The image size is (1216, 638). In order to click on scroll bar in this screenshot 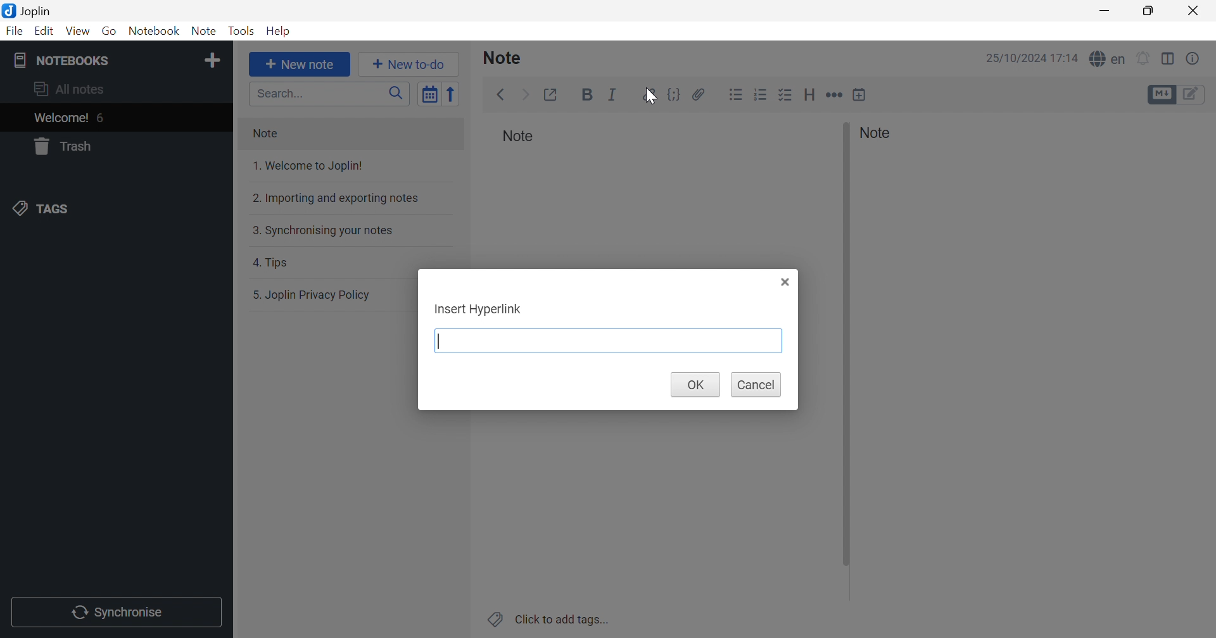, I will do `click(846, 344)`.